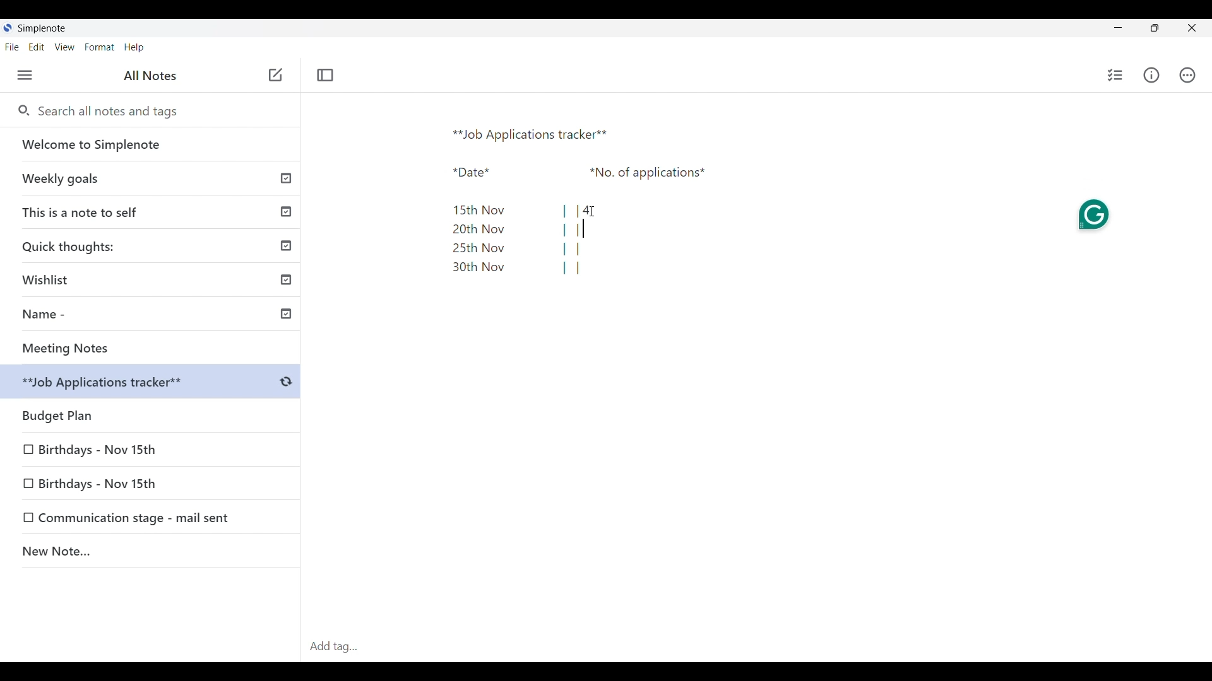 Image resolution: width=1212 pixels, height=681 pixels. What do you see at coordinates (100, 47) in the screenshot?
I see `Format ` at bounding box center [100, 47].